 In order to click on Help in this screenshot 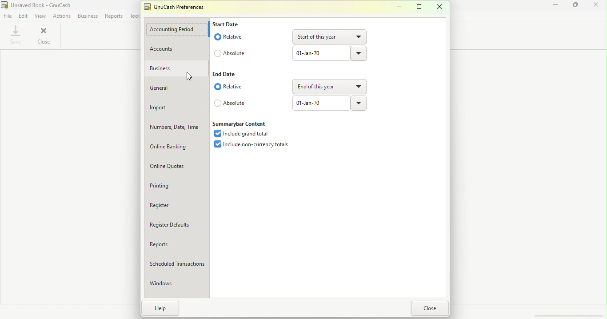, I will do `click(161, 308)`.